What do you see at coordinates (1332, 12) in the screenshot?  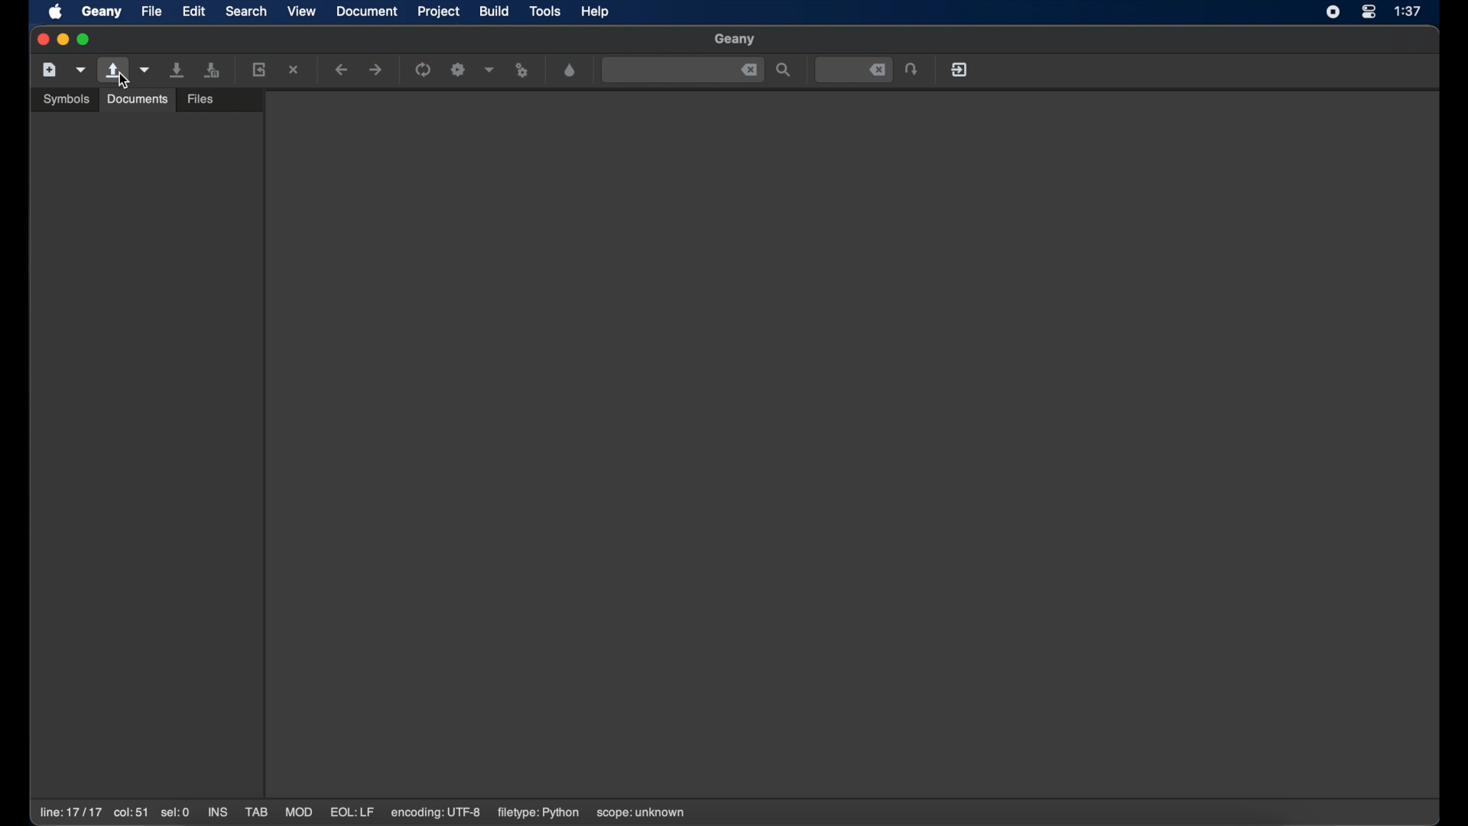 I see `screen recorder icons` at bounding box center [1332, 12].